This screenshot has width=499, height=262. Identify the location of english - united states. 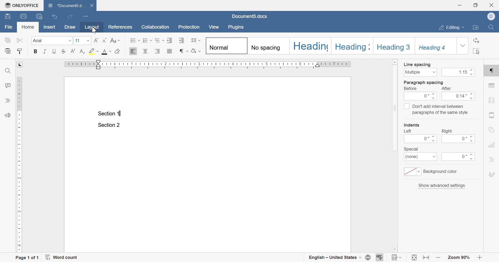
(339, 258).